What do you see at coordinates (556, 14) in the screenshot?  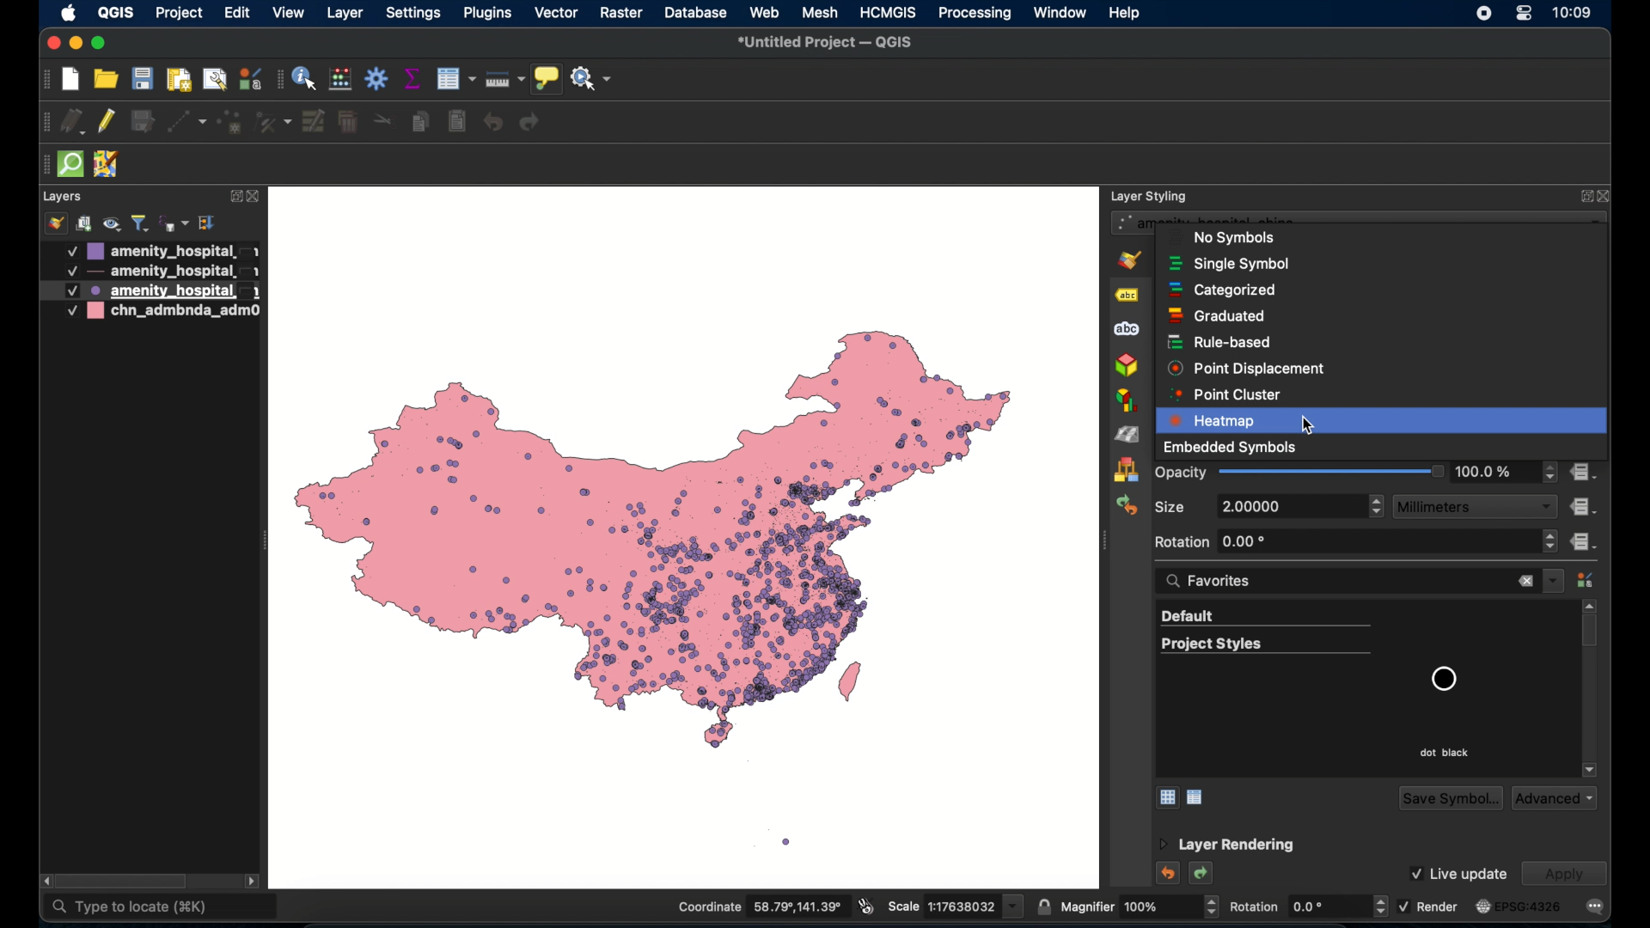 I see `vector` at bounding box center [556, 14].